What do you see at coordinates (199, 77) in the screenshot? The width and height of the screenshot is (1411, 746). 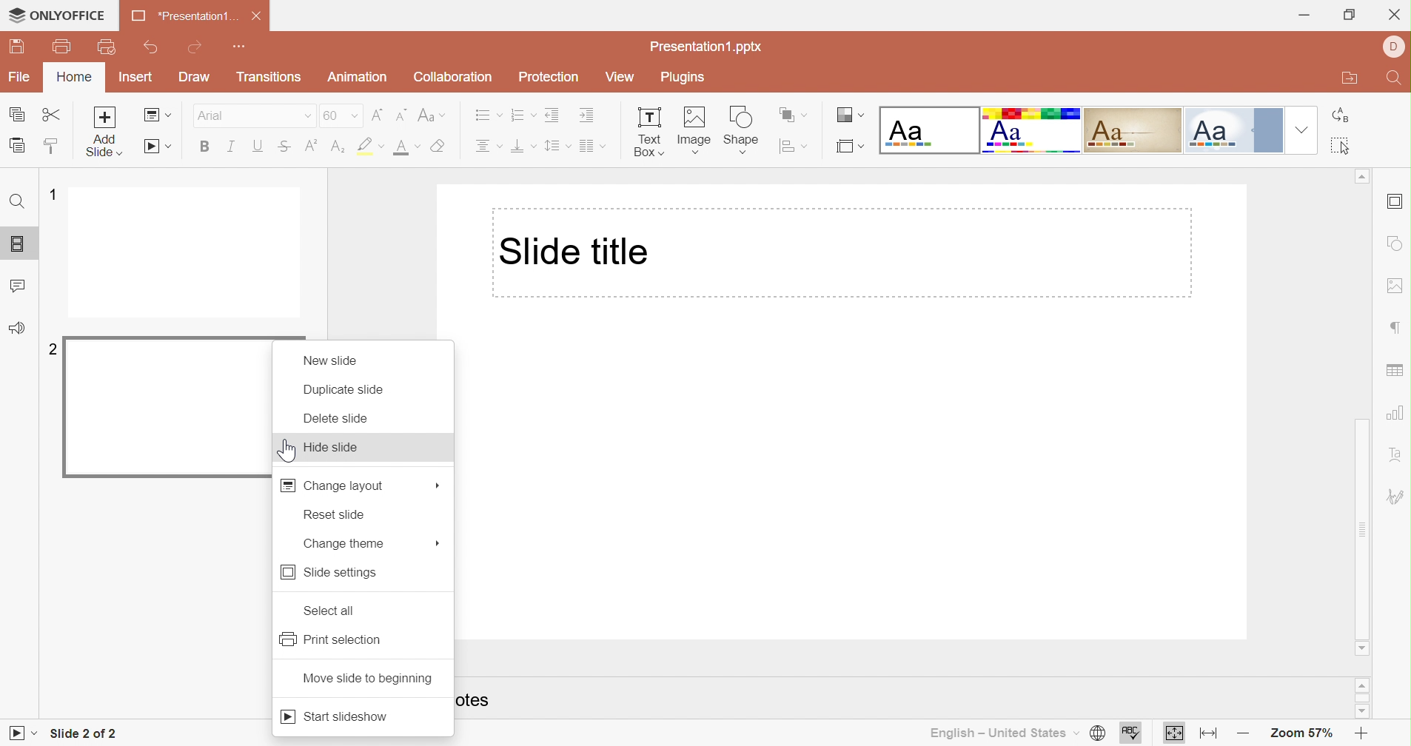 I see `Draw` at bounding box center [199, 77].